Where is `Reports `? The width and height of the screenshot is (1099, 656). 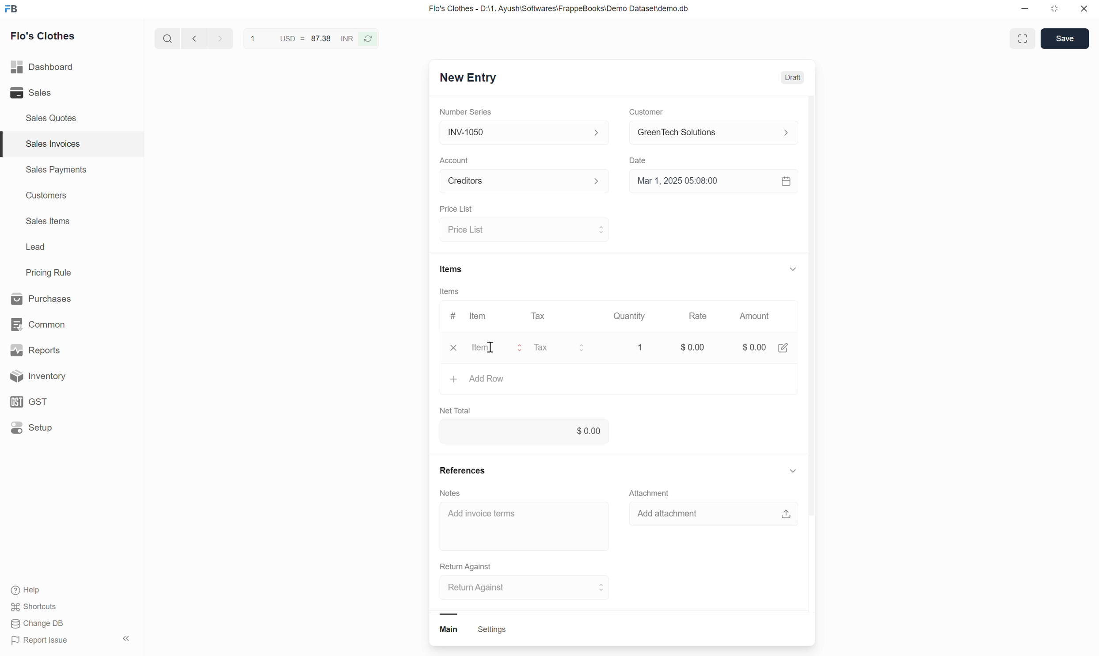
Reports  is located at coordinates (59, 349).